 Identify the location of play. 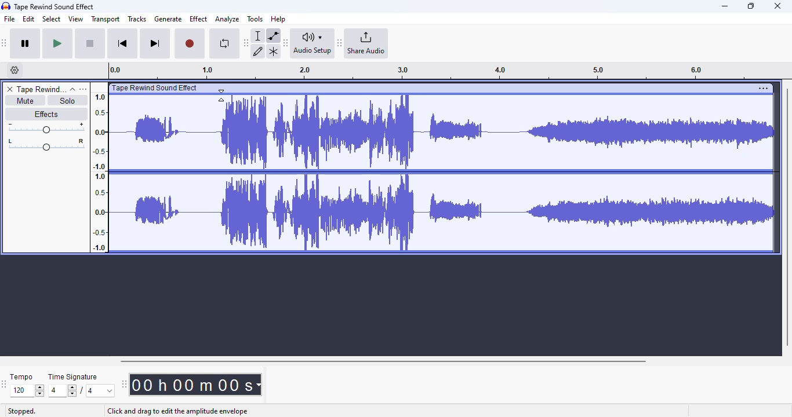
(57, 44).